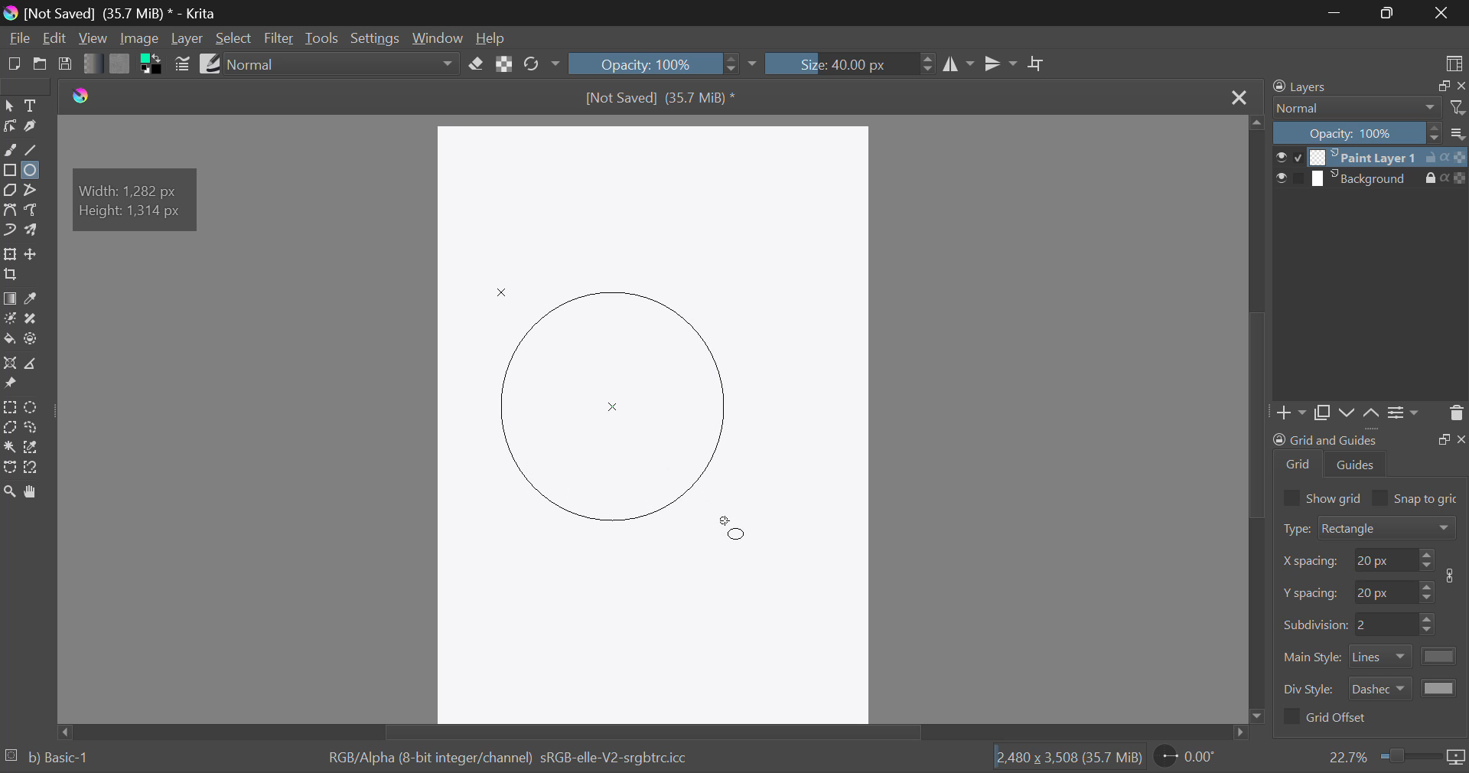 This screenshot has height=773, width=1469. I want to click on Close, so click(1442, 13).